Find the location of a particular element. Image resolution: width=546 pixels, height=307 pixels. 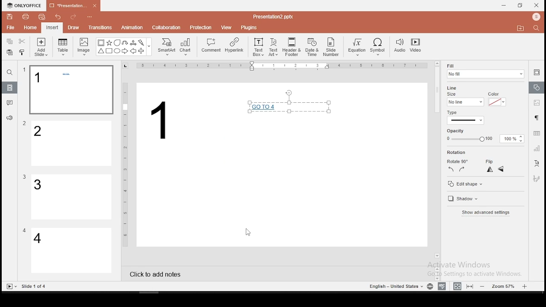

Profile is located at coordinates (537, 17).